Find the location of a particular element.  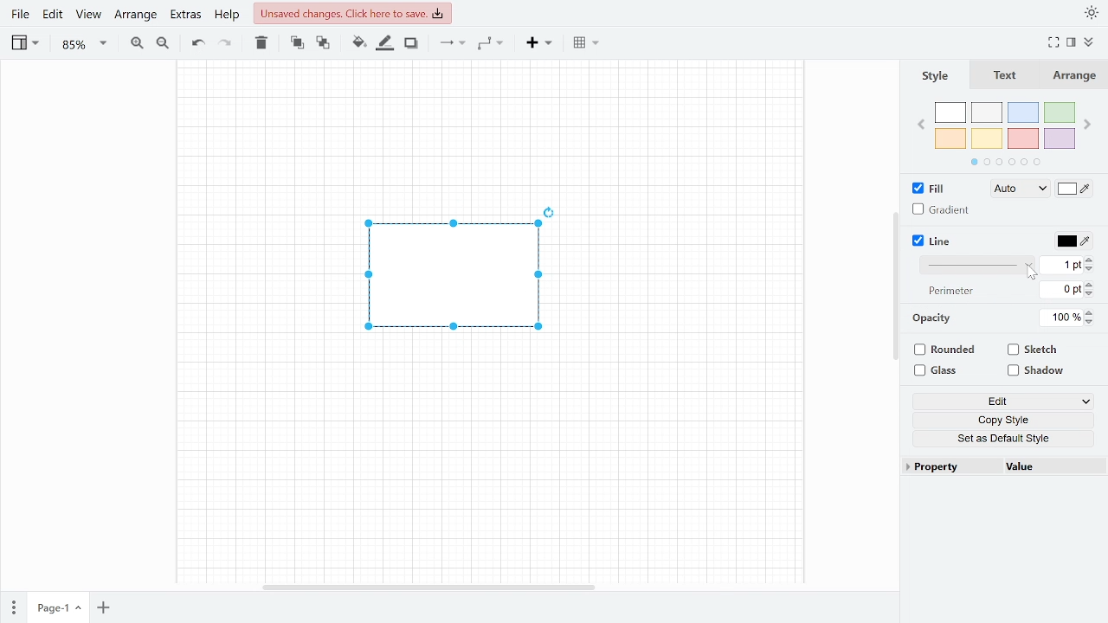

Add page is located at coordinates (102, 609).